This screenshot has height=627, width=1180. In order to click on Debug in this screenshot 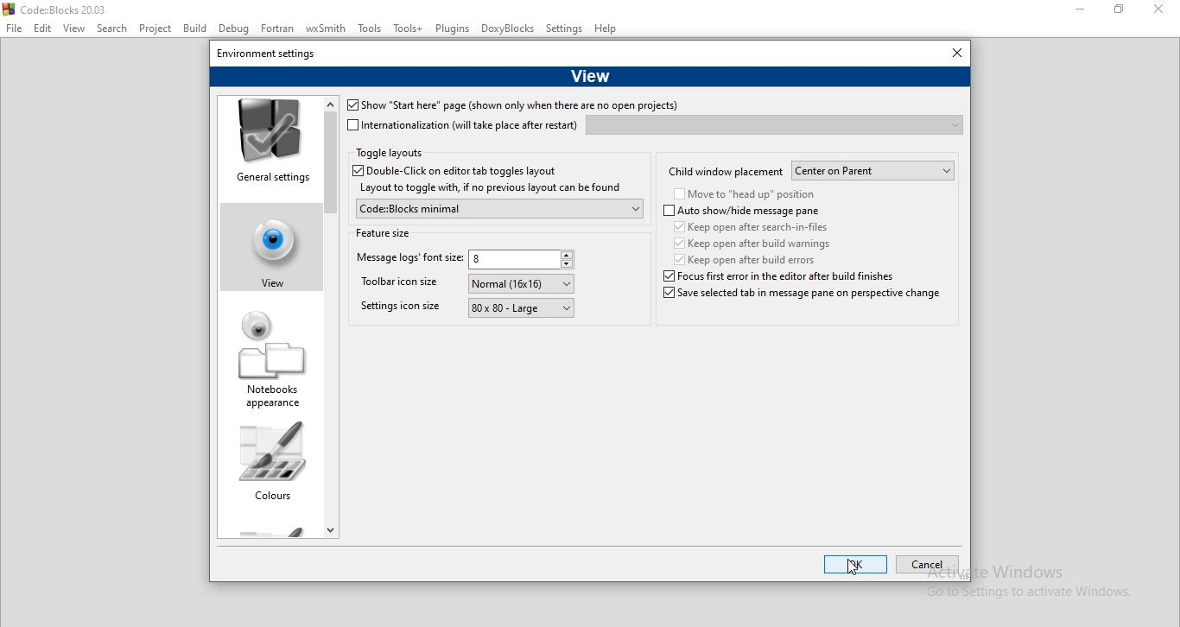, I will do `click(232, 29)`.